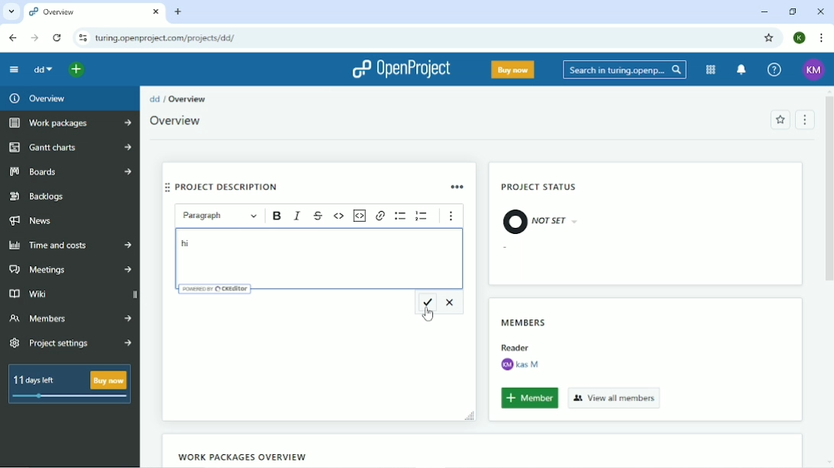 The width and height of the screenshot is (834, 468). I want to click on Members, so click(69, 318).